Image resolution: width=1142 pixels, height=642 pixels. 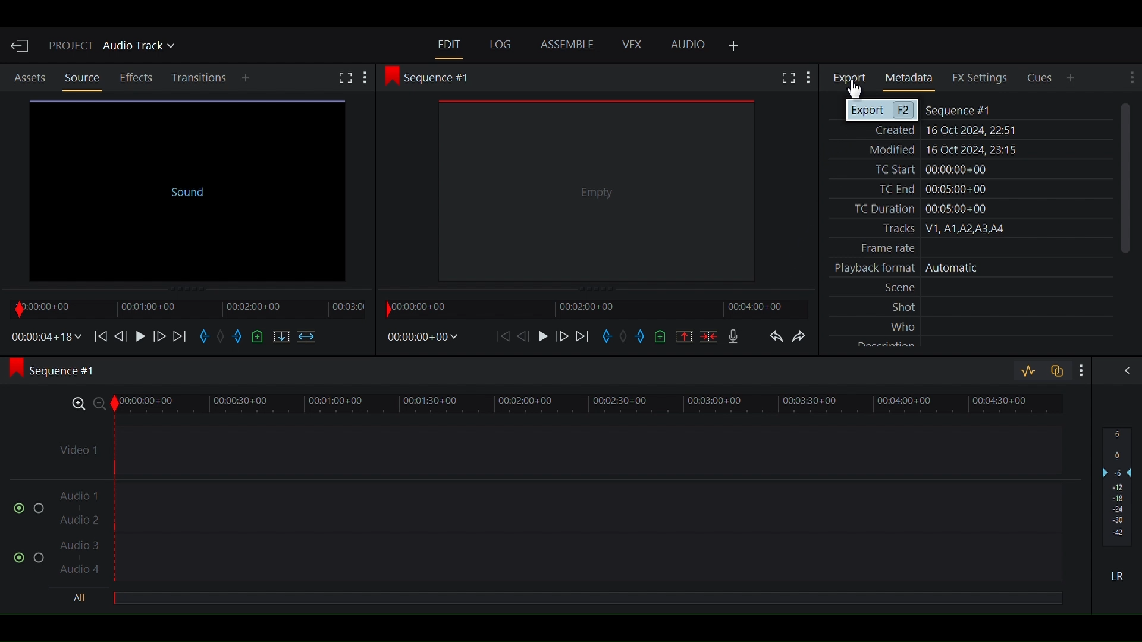 I want to click on Show/Hide the Full audio mix, so click(x=1124, y=372).